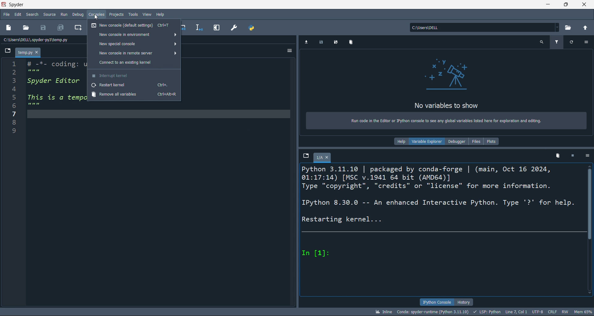 The width and height of the screenshot is (594, 316). What do you see at coordinates (487, 312) in the screenshot?
I see `LSP: python` at bounding box center [487, 312].